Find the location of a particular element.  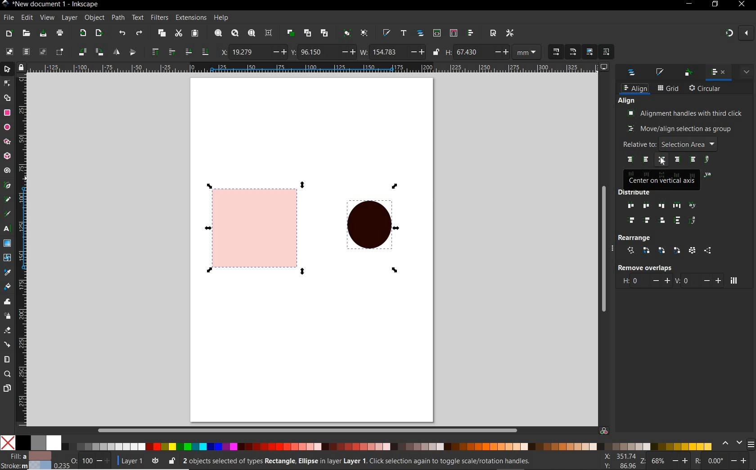

SIDEBAR is located at coordinates (751, 444).